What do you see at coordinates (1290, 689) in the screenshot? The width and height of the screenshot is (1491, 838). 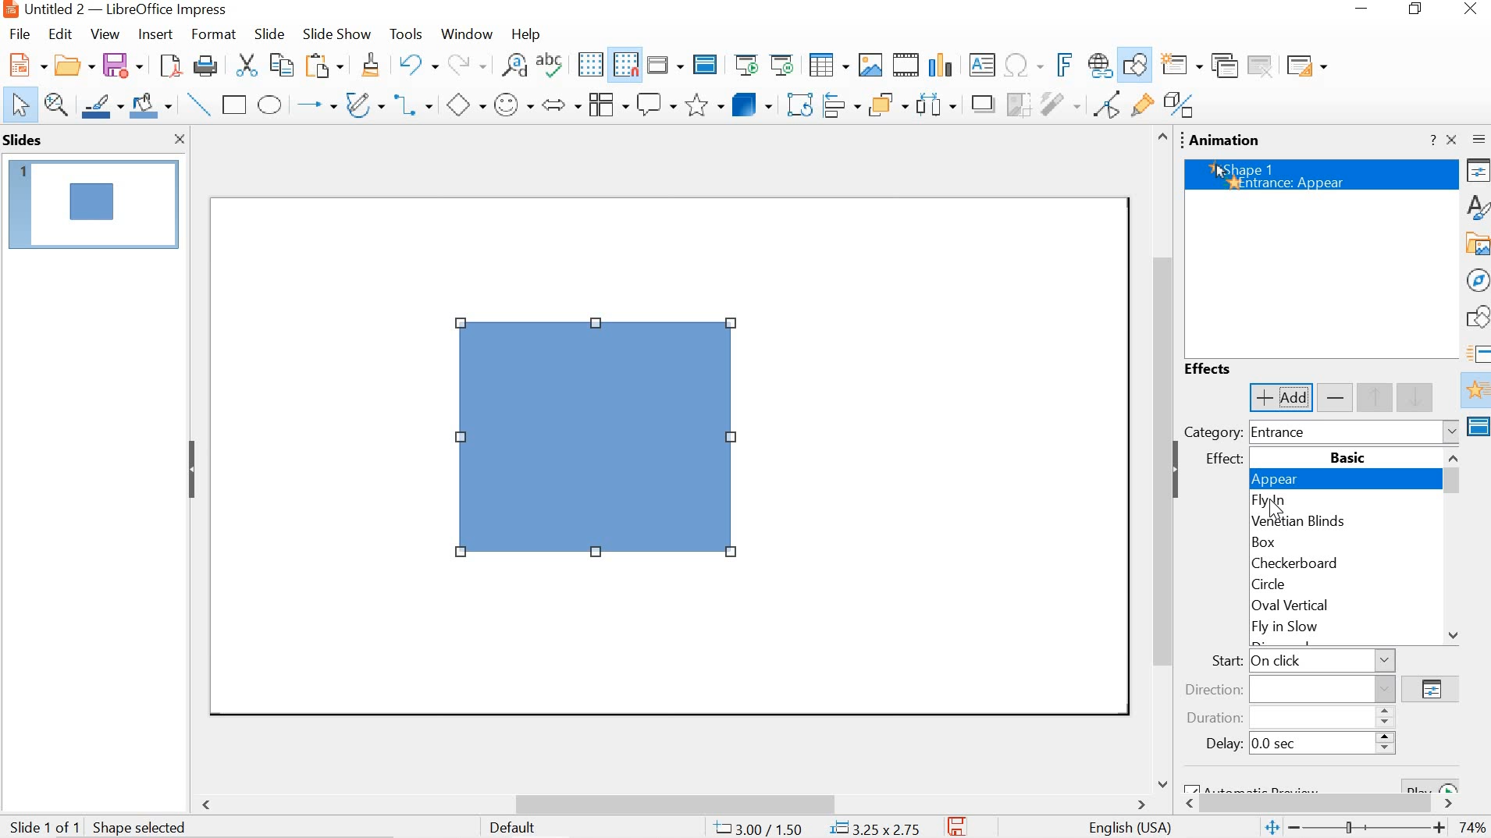 I see `direction` at bounding box center [1290, 689].